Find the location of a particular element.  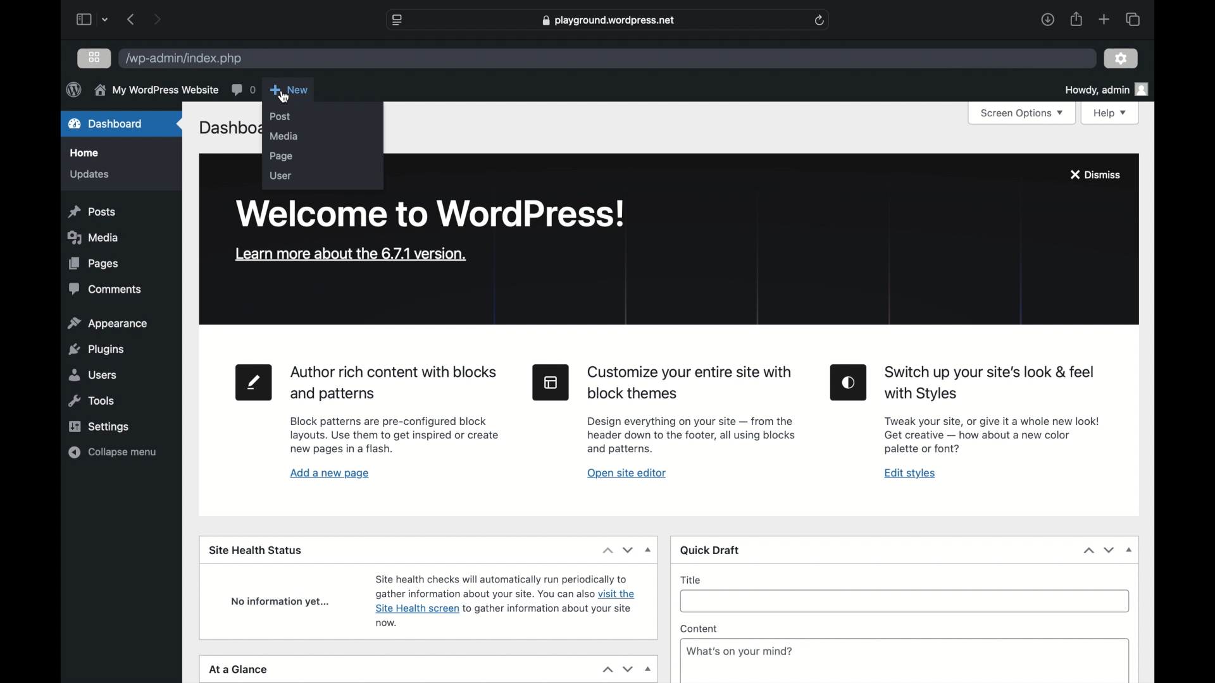

home is located at coordinates (84, 153).